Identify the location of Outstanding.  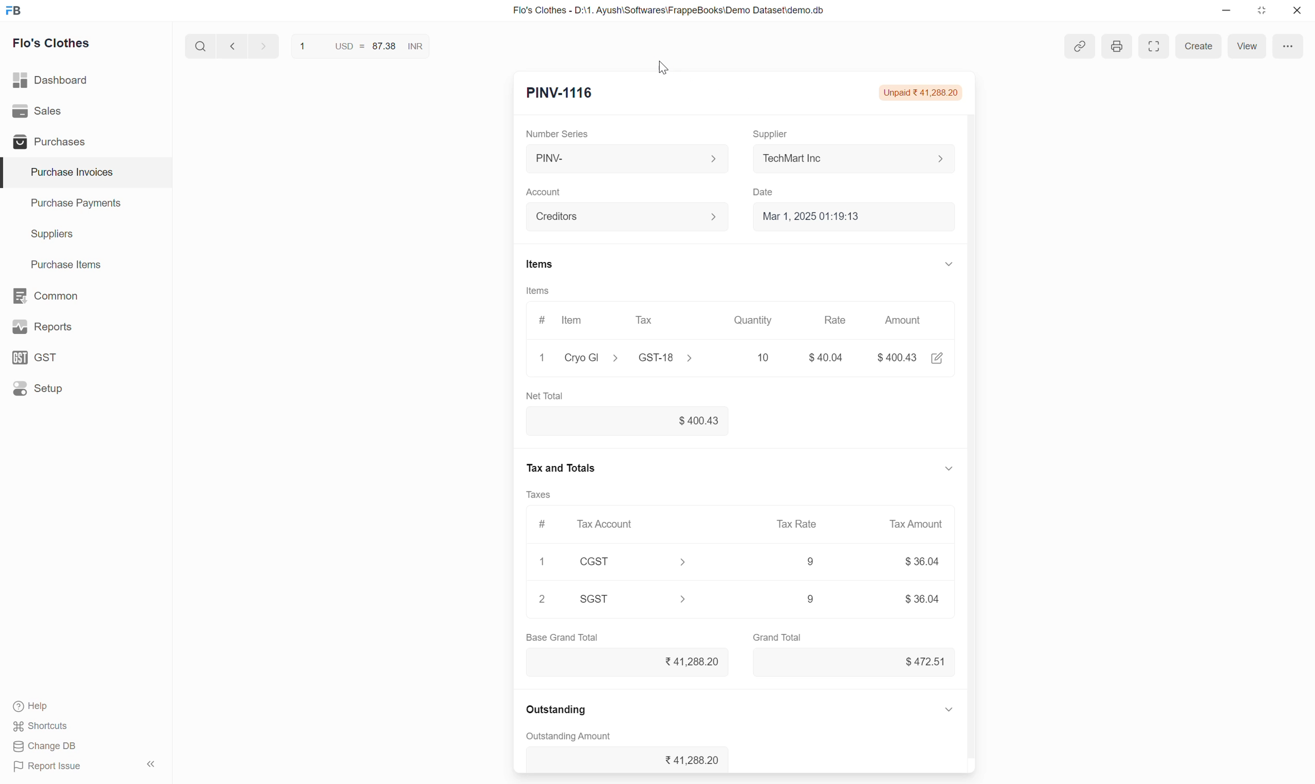
(562, 712).